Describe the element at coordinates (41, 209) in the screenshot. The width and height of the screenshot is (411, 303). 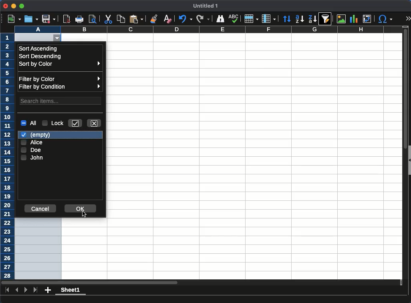
I see `cancel` at that location.